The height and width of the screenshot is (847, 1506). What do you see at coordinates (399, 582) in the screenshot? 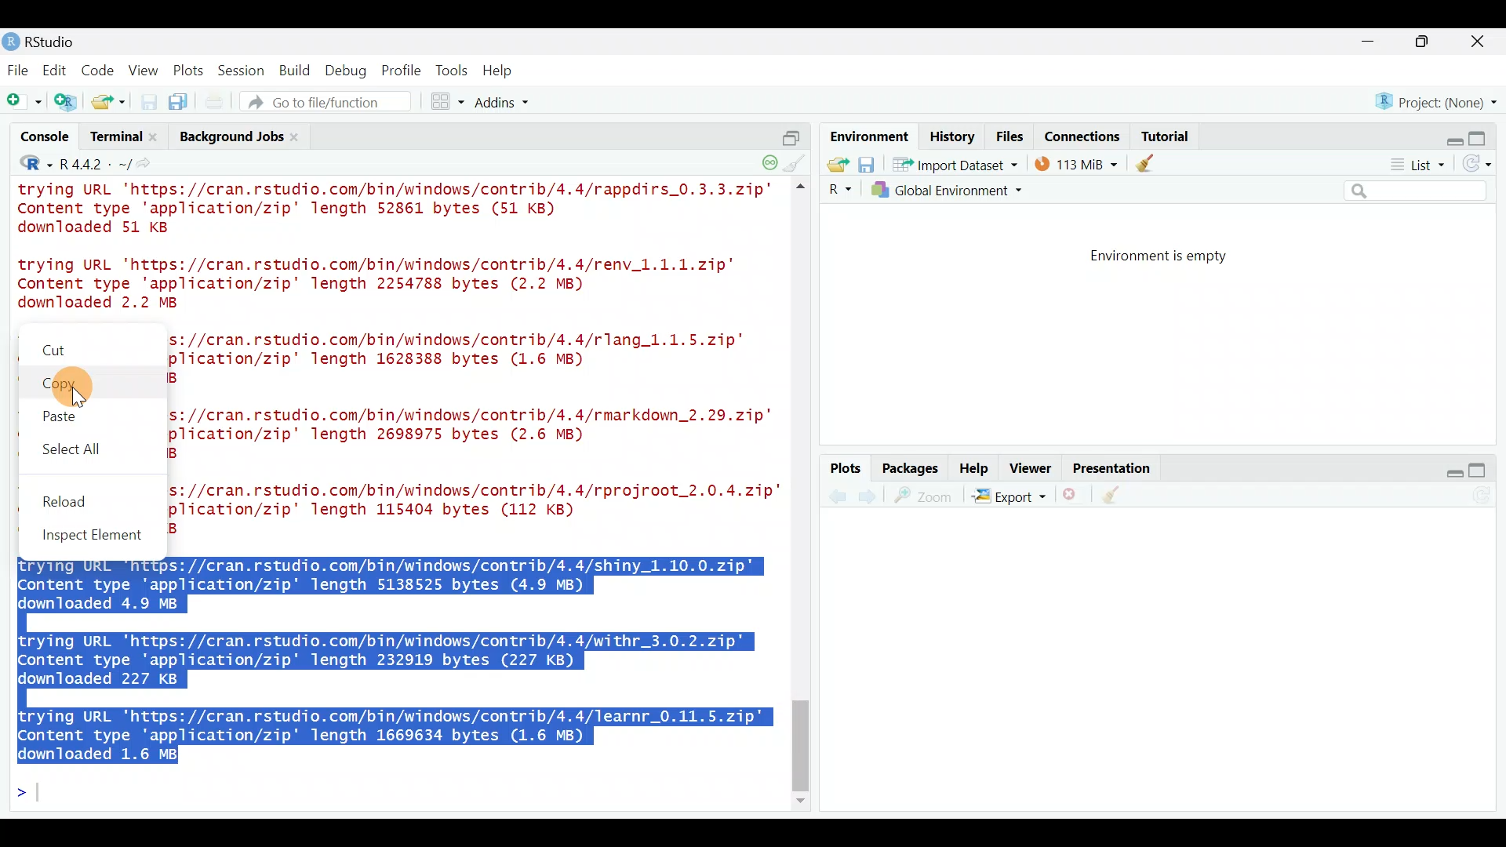
I see `trying URL 'https://cran.rstudio.com/bin/windows/contrib/4.4/shiny_1.10.0.zip"
Content type 'application/zip' length 5138525 bytes (4.9 MB)
downloaded 4.9 MB` at bounding box center [399, 582].